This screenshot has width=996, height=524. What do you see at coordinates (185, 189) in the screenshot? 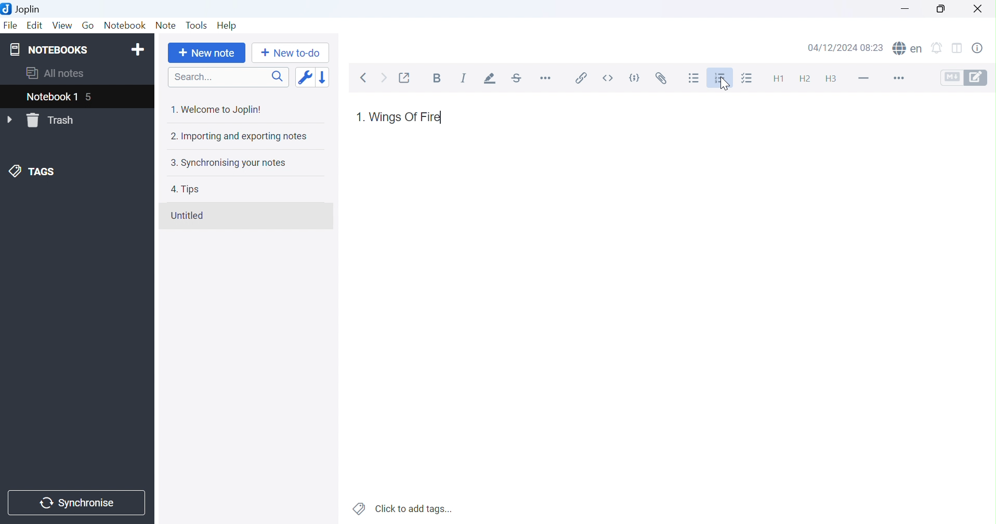
I see `4. Tips` at bounding box center [185, 189].